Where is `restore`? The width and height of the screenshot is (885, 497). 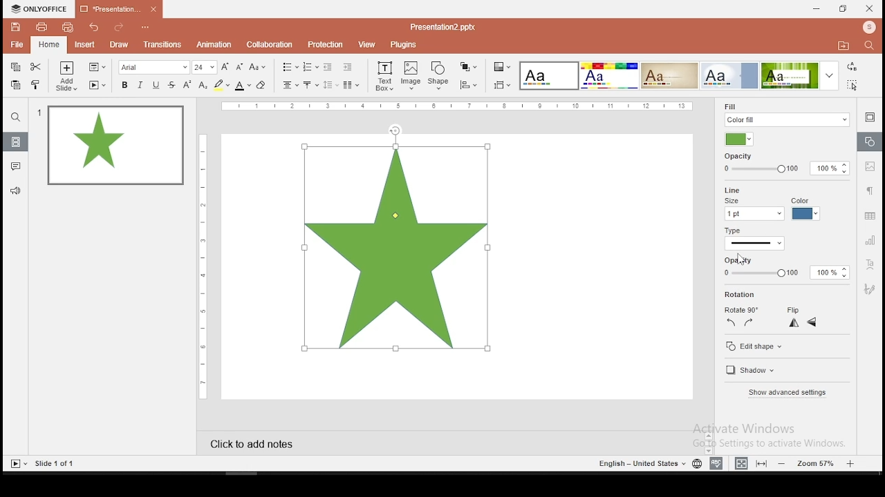
restore is located at coordinates (844, 9).